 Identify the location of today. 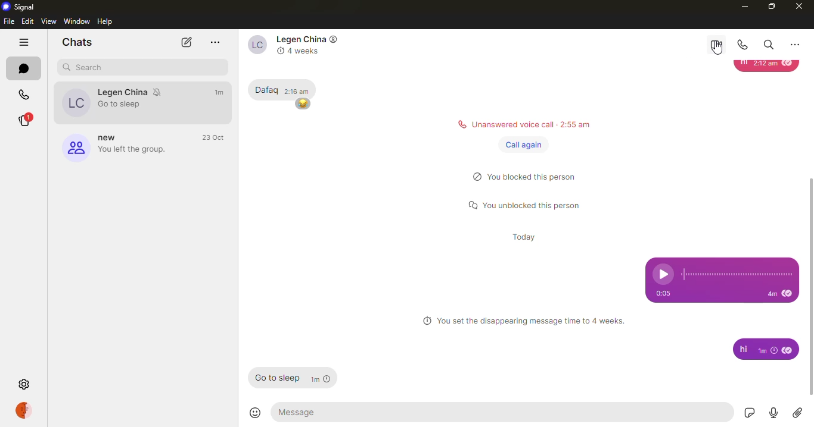
(524, 236).